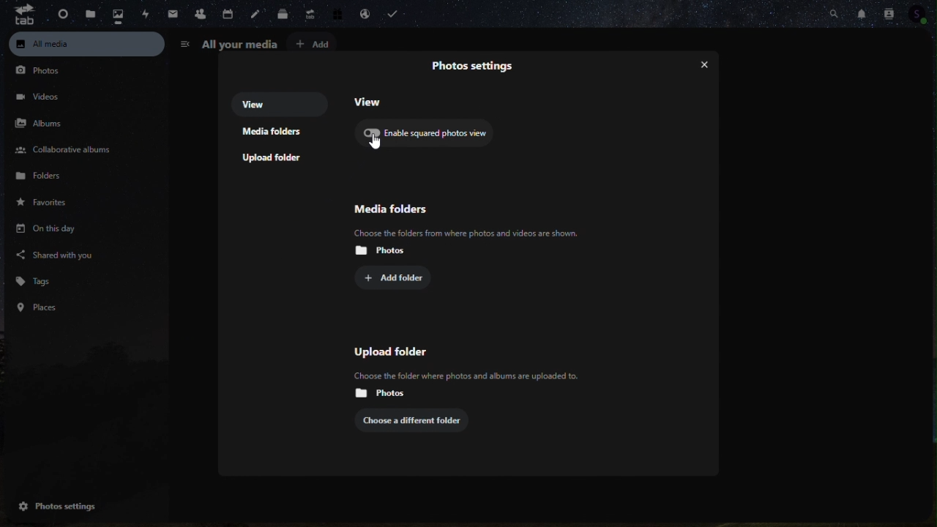  I want to click on All media , so click(86, 44).